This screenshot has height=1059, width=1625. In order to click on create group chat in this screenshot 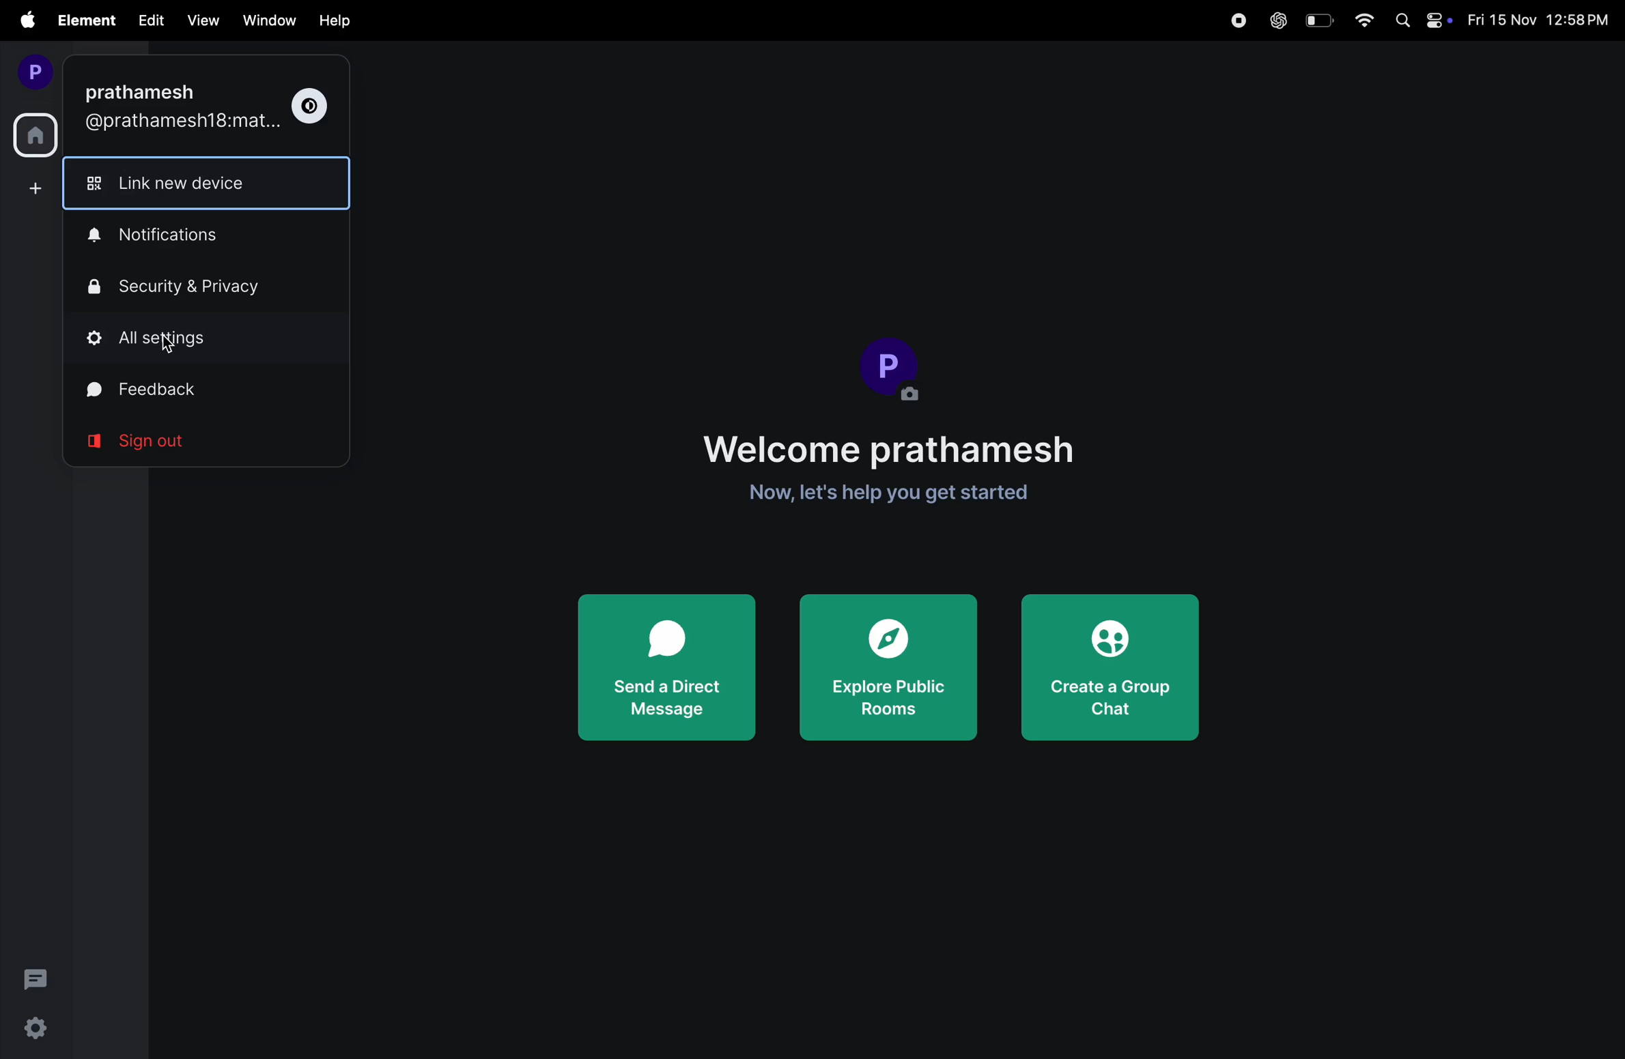, I will do `click(1110, 667)`.